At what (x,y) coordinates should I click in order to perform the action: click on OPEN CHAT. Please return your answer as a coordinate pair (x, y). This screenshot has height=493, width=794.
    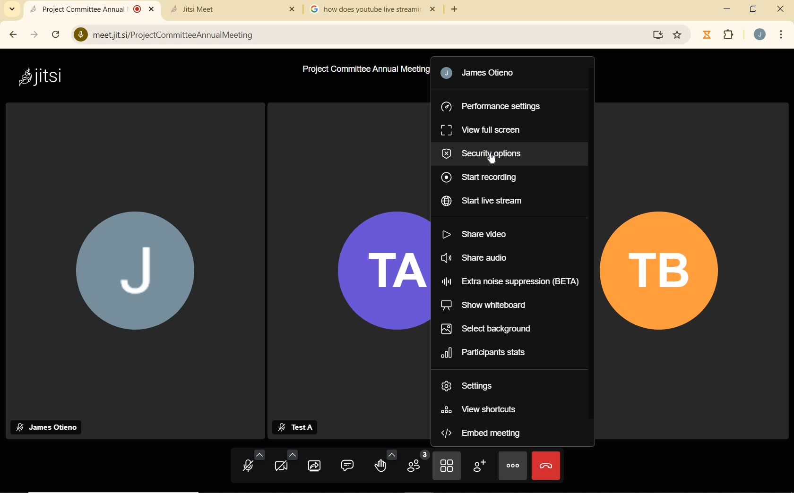
    Looking at the image, I should click on (348, 465).